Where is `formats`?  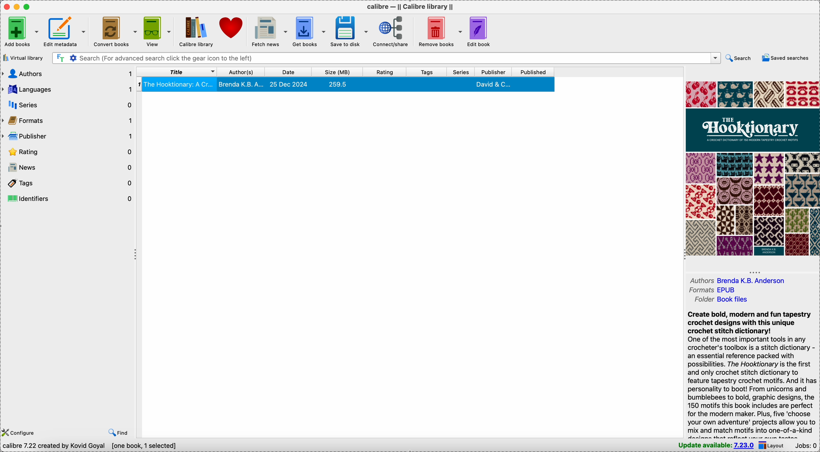 formats is located at coordinates (712, 291).